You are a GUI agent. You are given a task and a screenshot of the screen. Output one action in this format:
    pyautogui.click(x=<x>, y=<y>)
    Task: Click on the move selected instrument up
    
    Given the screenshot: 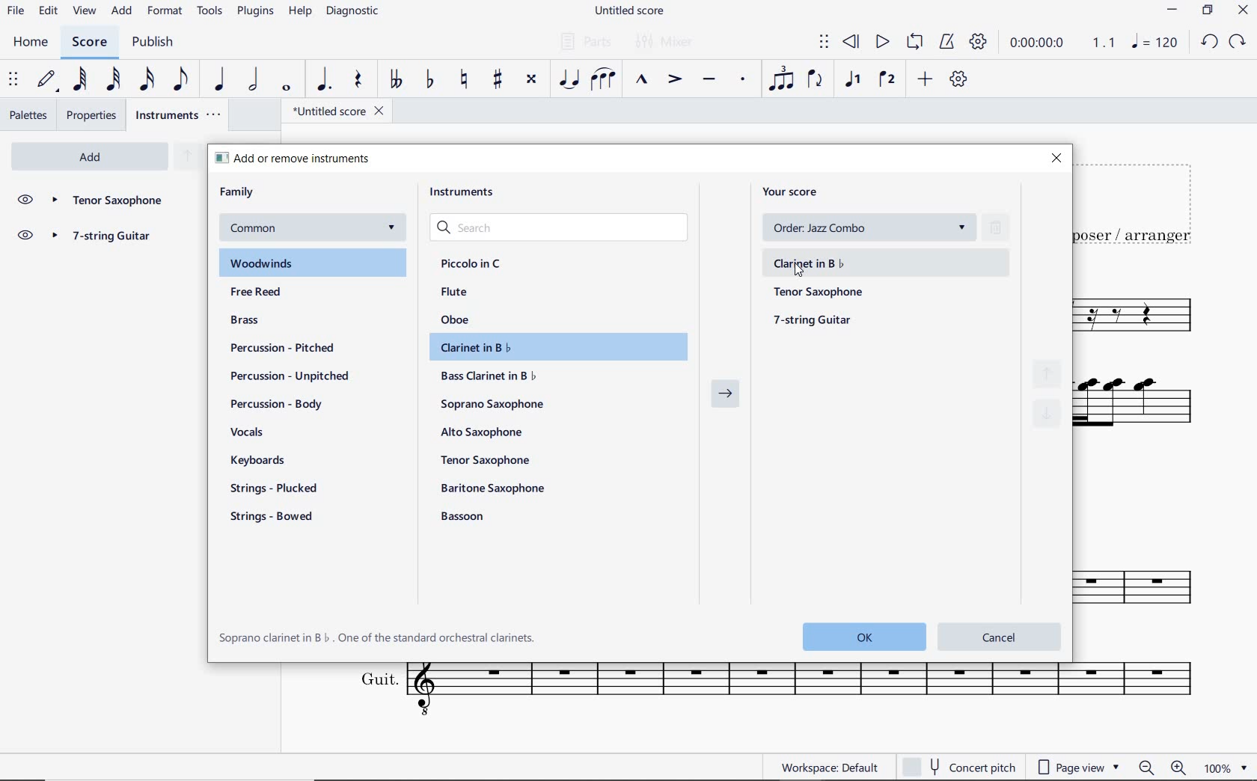 What is the action you would take?
    pyautogui.click(x=1051, y=373)
    